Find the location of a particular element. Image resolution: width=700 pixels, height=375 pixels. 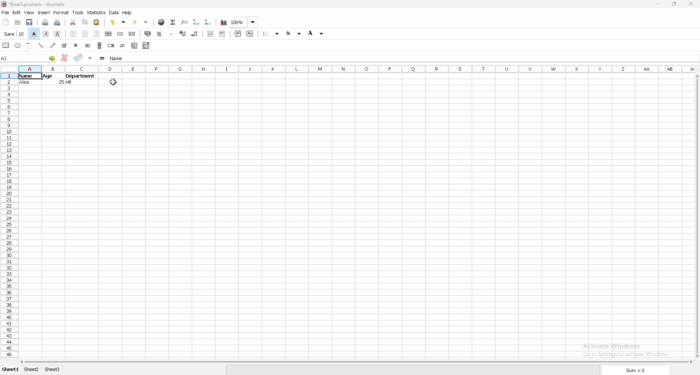

accept changes in all cells is located at coordinates (90, 58).